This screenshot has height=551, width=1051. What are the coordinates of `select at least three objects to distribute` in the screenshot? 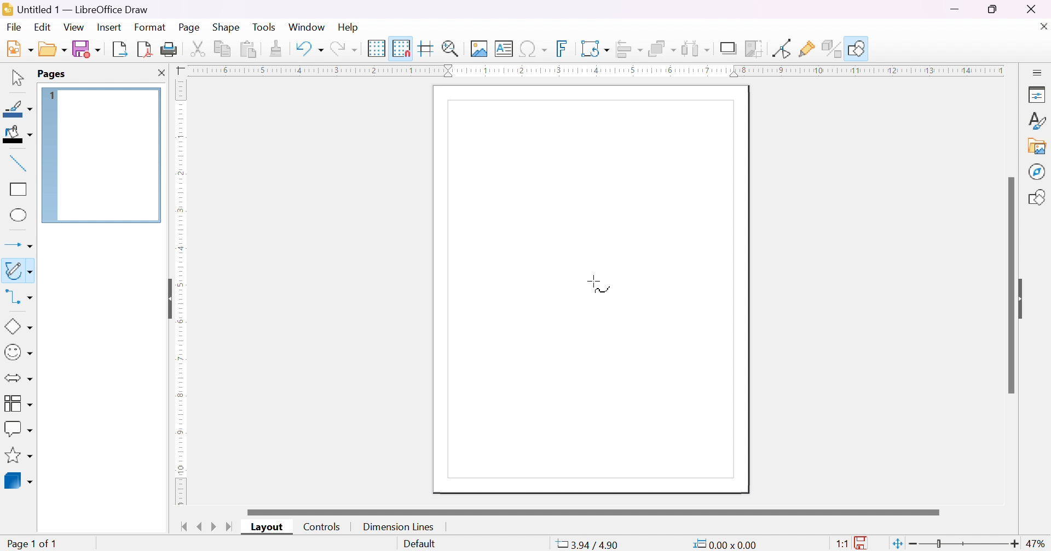 It's located at (696, 49).